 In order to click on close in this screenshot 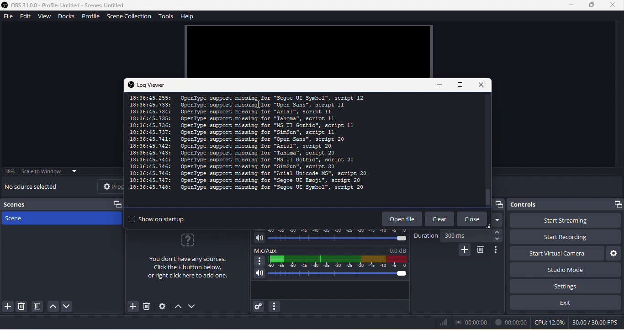, I will do `click(472, 218)`.